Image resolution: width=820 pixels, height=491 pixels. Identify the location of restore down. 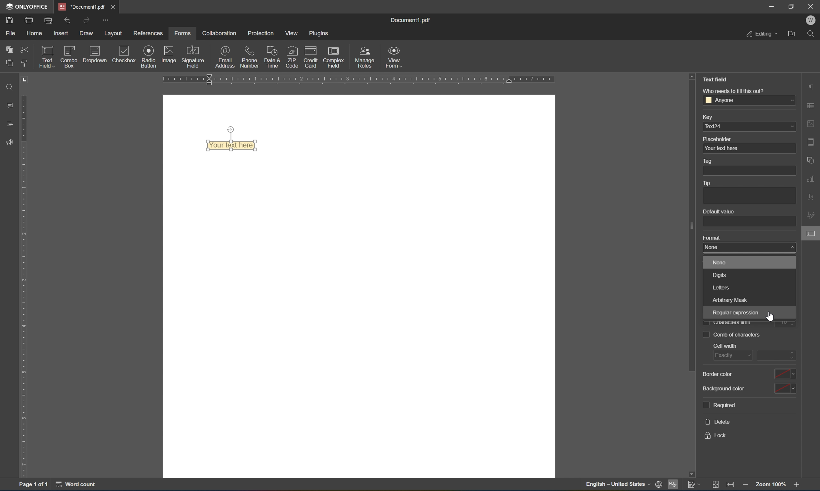
(792, 6).